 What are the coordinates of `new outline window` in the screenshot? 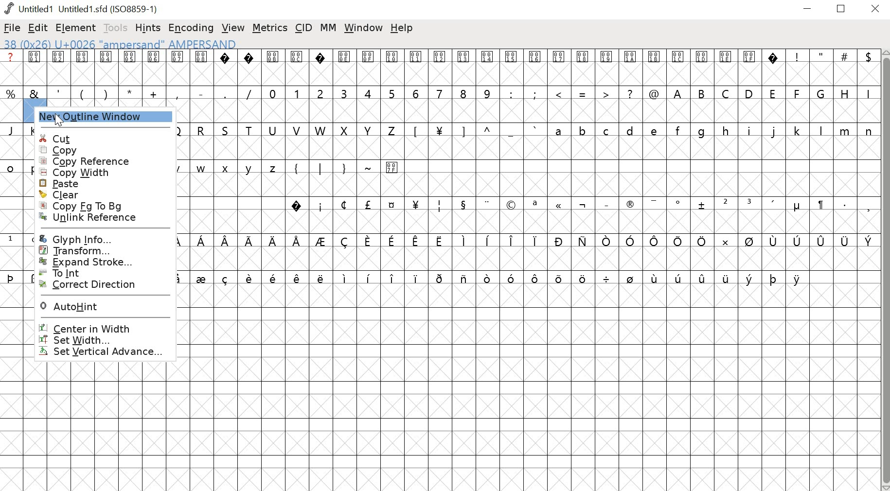 It's located at (102, 119).